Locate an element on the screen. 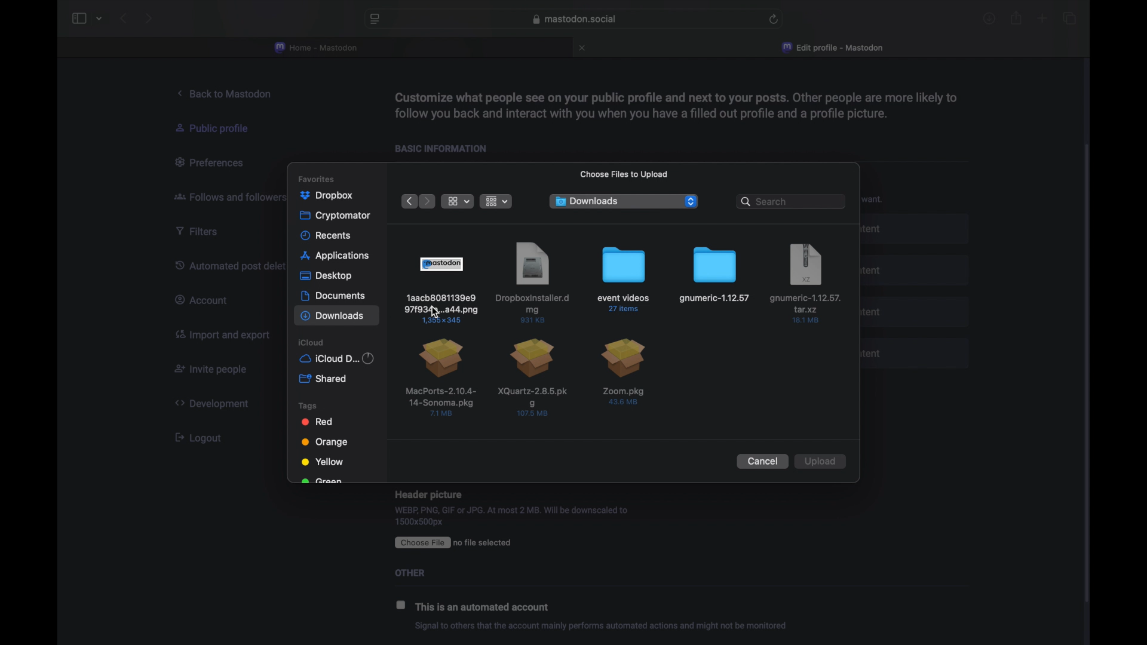 This screenshot has height=645, width=1147. basic information is located at coordinates (446, 149).